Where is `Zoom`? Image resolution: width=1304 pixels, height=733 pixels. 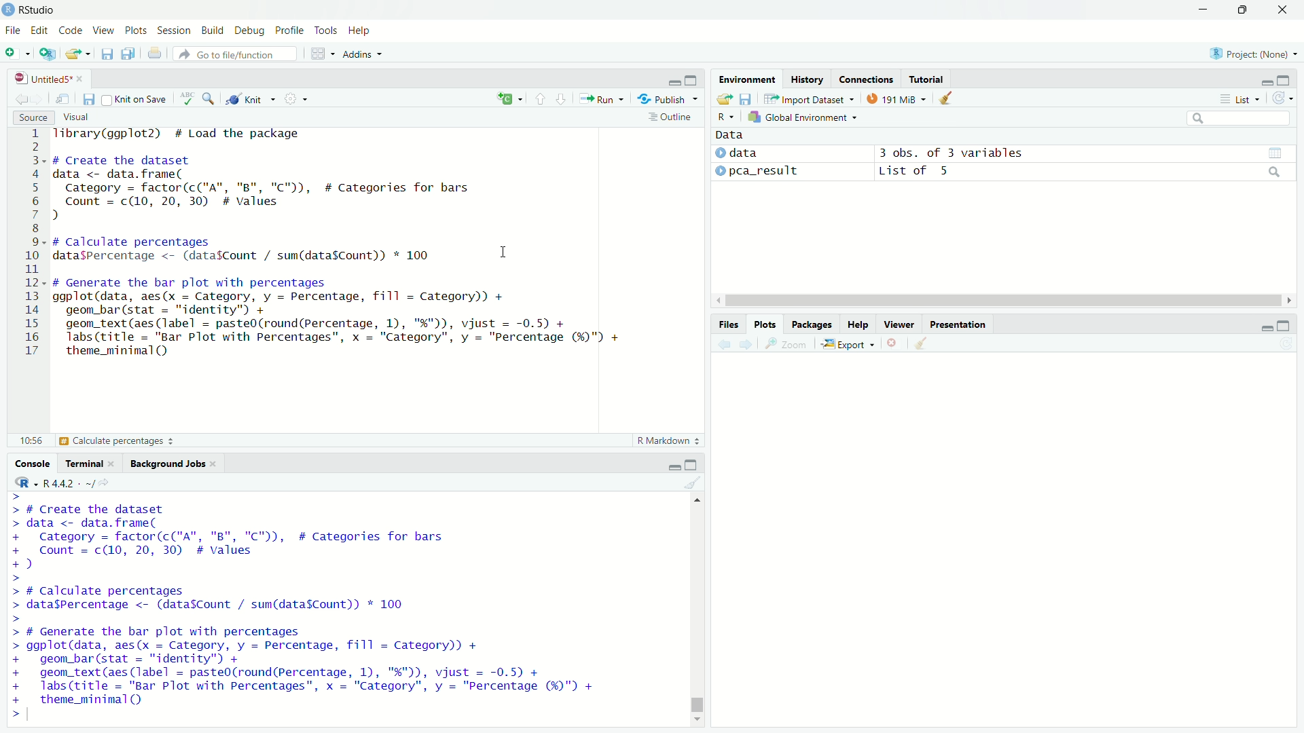
Zoom is located at coordinates (786, 344).